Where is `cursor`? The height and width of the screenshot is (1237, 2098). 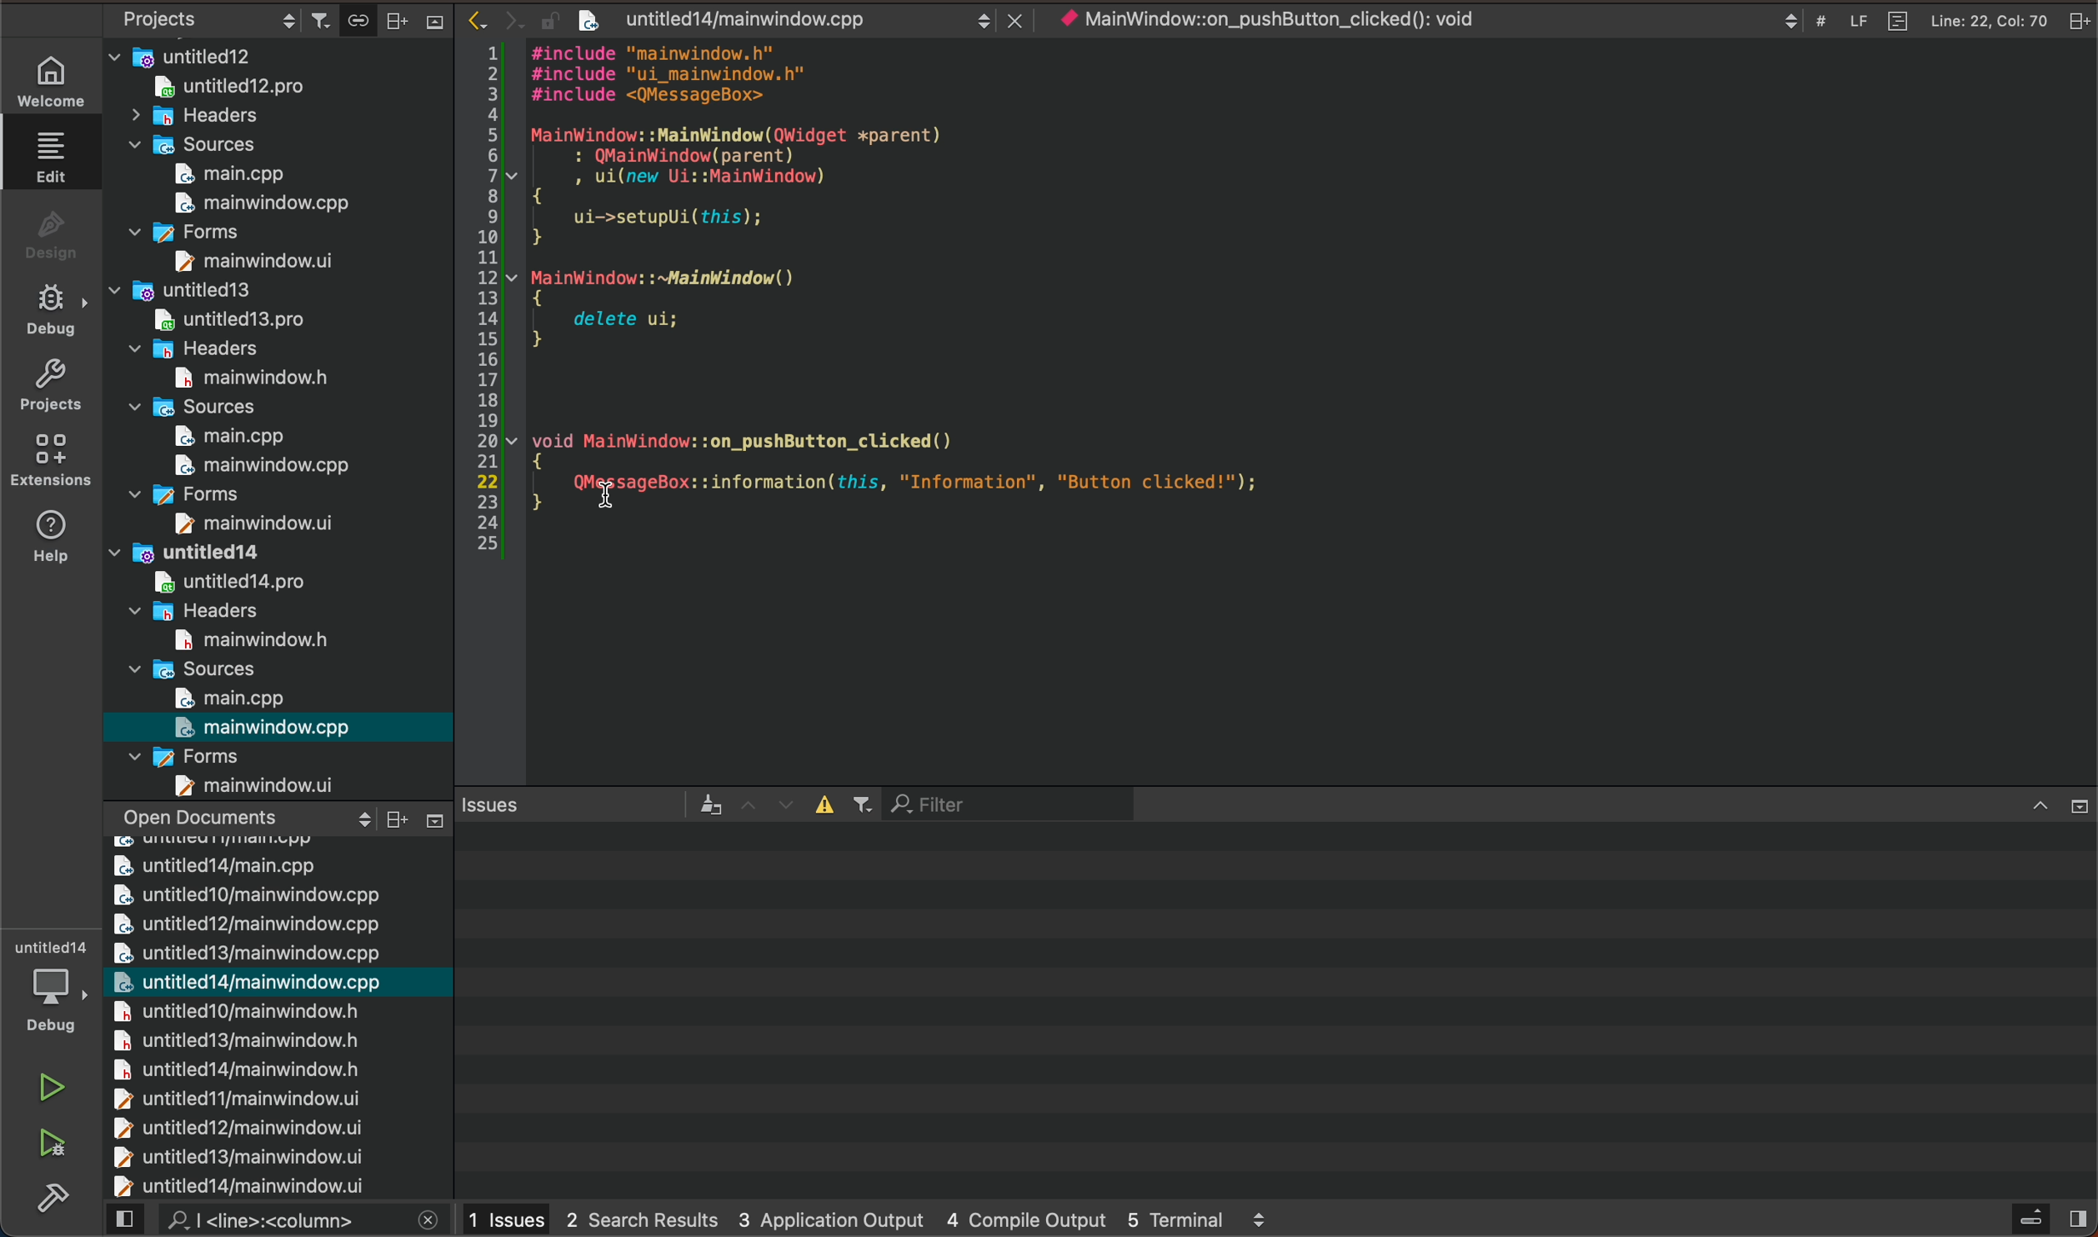 cursor is located at coordinates (618, 483).